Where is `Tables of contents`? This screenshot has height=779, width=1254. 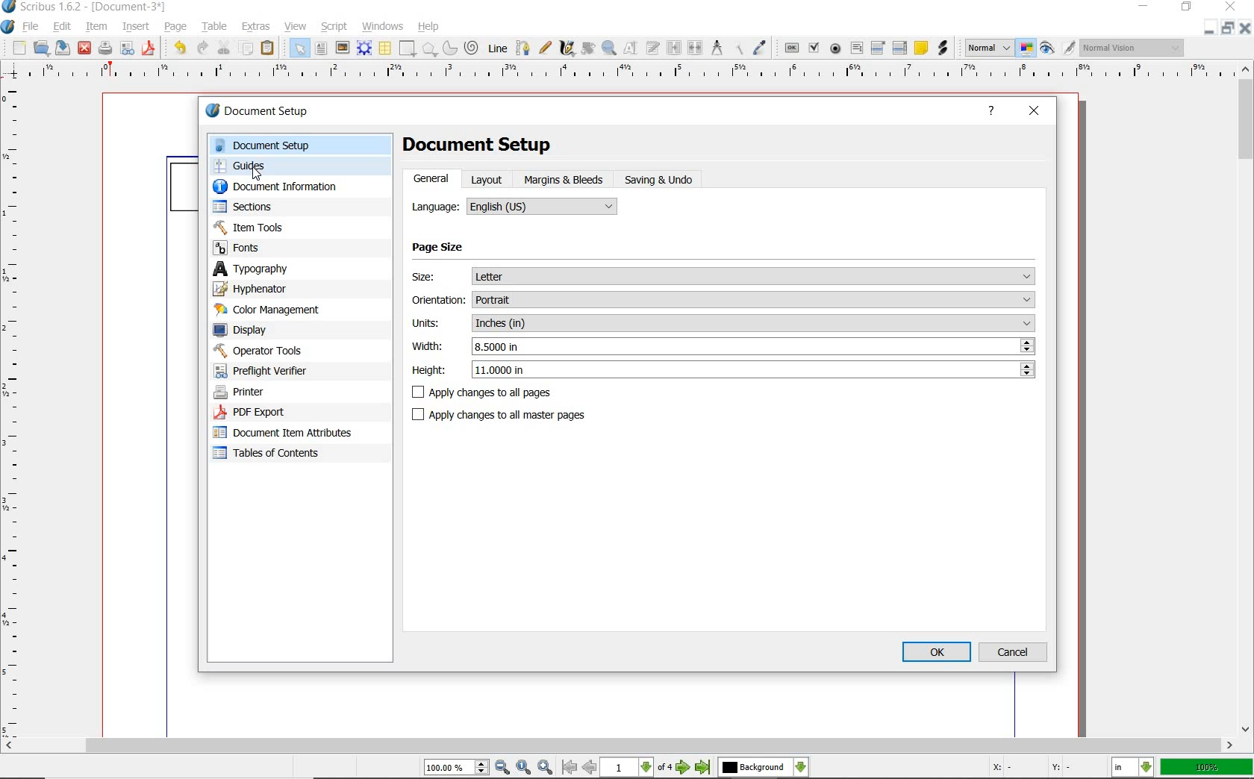
Tables of contents is located at coordinates (274, 454).